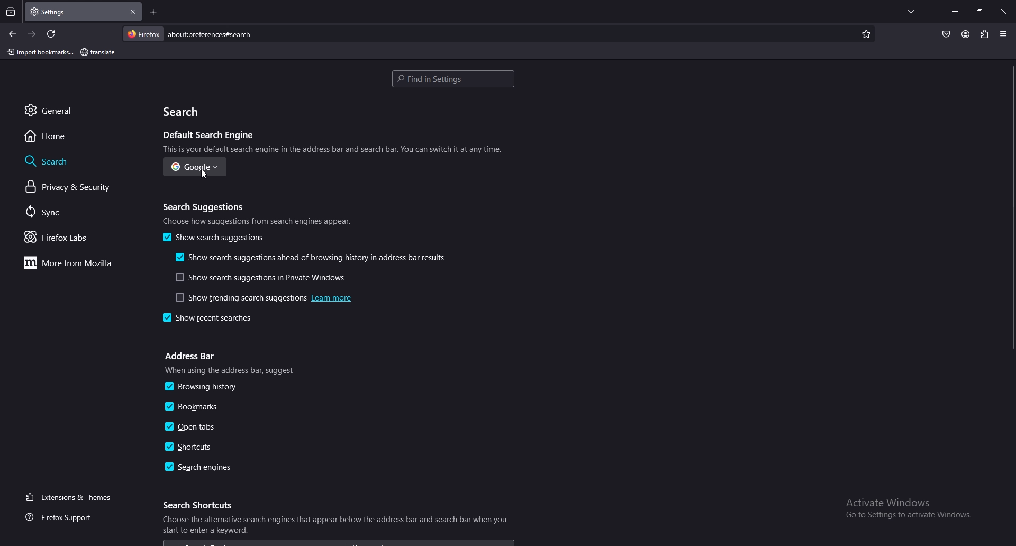 Image resolution: width=1016 pixels, height=546 pixels. Describe the element at coordinates (79, 160) in the screenshot. I see `search` at that location.